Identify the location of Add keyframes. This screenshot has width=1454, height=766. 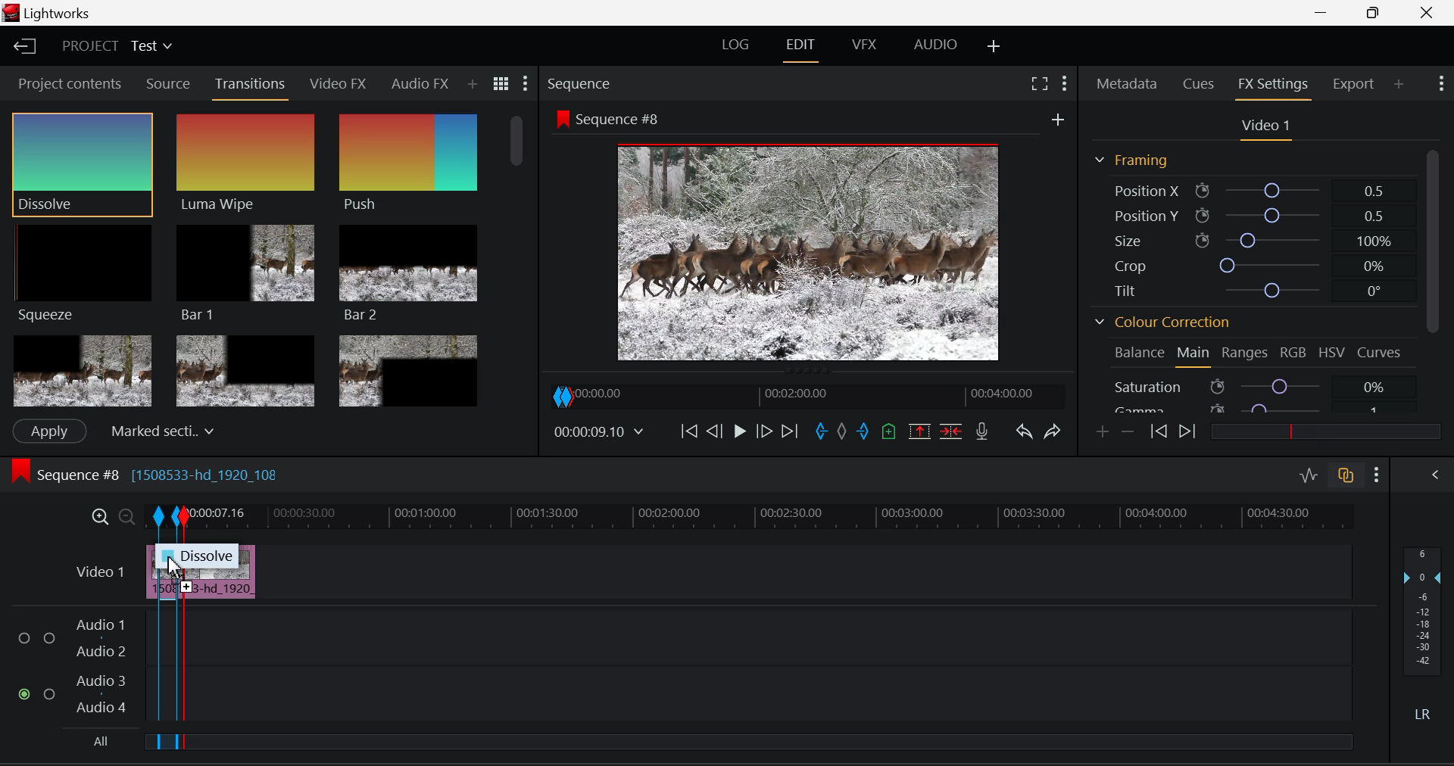
(1103, 432).